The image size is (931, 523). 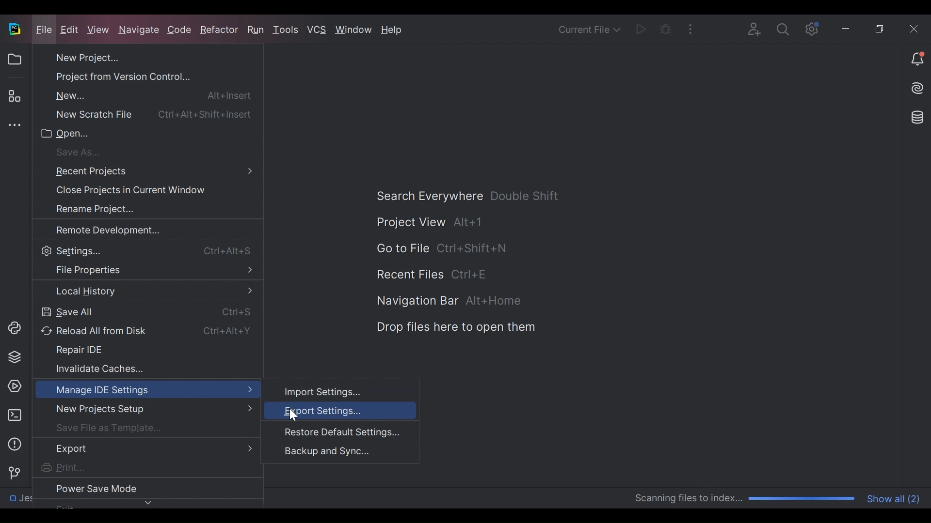 What do you see at coordinates (881, 27) in the screenshot?
I see `Restore` at bounding box center [881, 27].